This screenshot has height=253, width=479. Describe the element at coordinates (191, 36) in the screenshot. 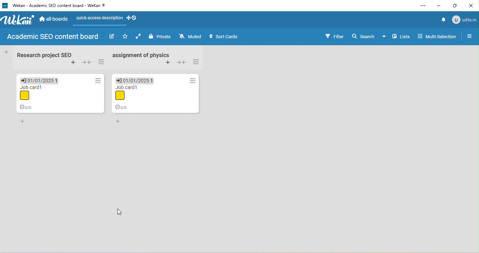

I see `muted` at that location.